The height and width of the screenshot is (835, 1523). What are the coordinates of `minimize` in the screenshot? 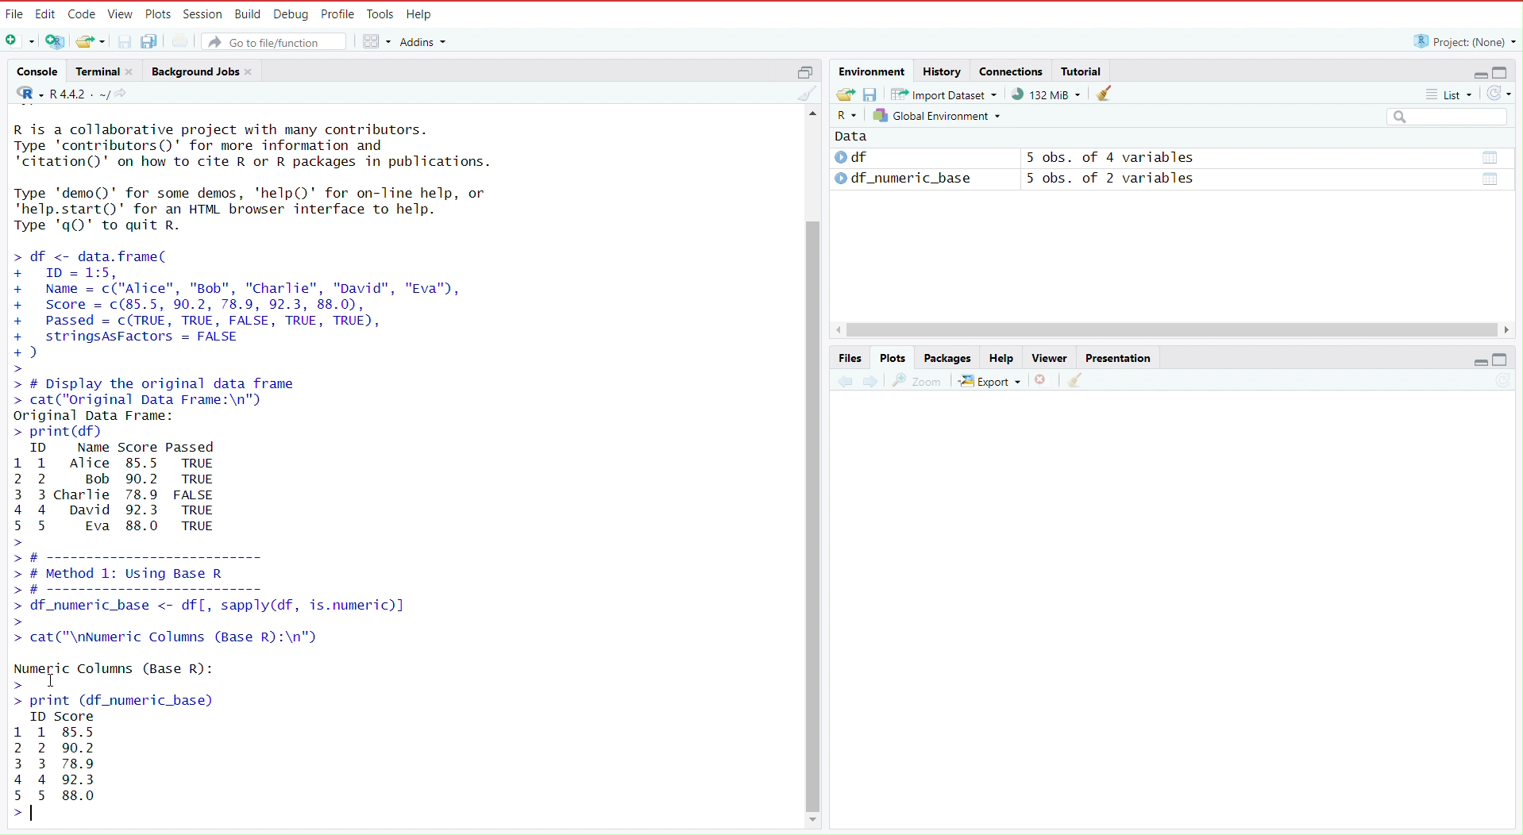 It's located at (1479, 360).